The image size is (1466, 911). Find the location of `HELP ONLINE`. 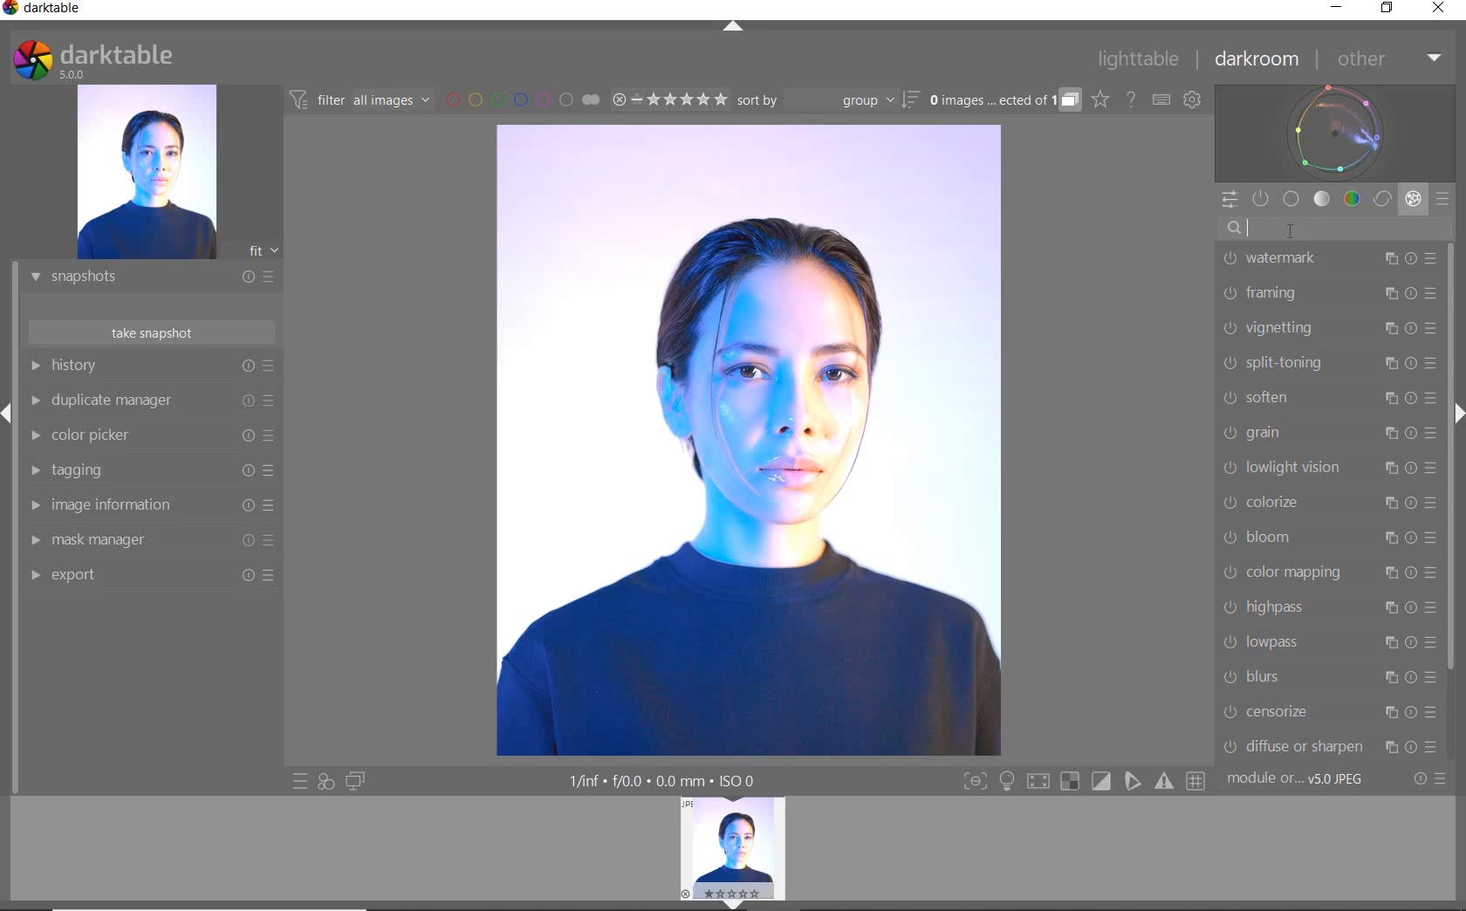

HELP ONLINE is located at coordinates (1131, 99).